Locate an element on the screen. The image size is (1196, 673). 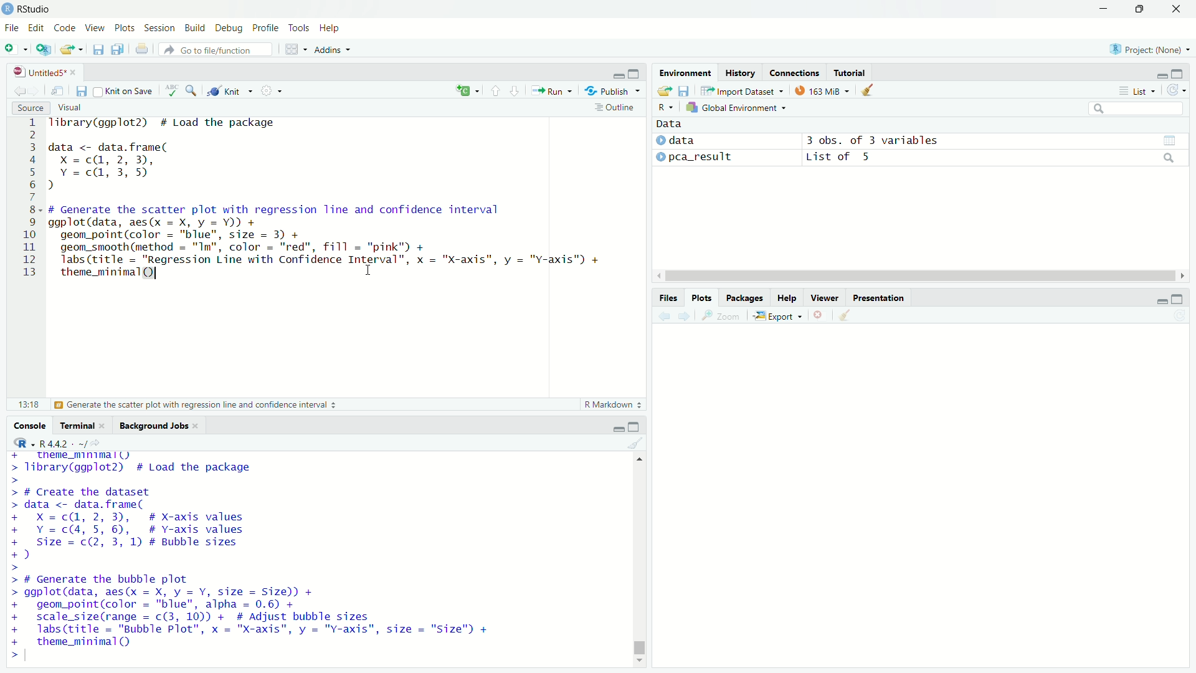
Help is located at coordinates (787, 297).